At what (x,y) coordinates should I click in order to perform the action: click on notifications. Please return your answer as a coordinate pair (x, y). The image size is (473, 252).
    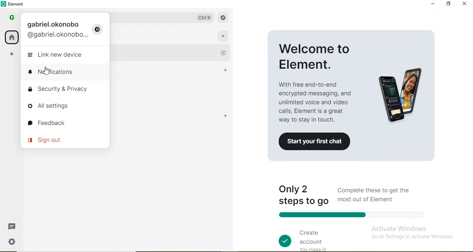
    Looking at the image, I should click on (66, 72).